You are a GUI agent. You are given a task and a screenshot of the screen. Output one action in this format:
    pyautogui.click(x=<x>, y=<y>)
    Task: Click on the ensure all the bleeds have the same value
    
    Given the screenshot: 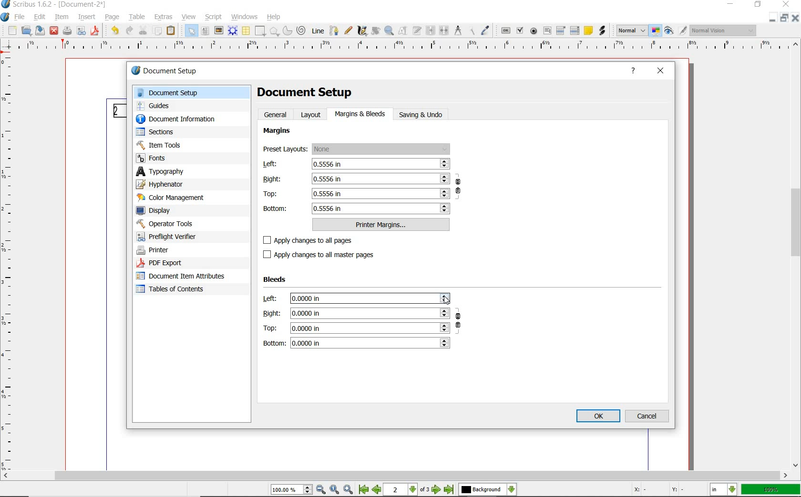 What is the action you would take?
    pyautogui.click(x=459, y=324)
    